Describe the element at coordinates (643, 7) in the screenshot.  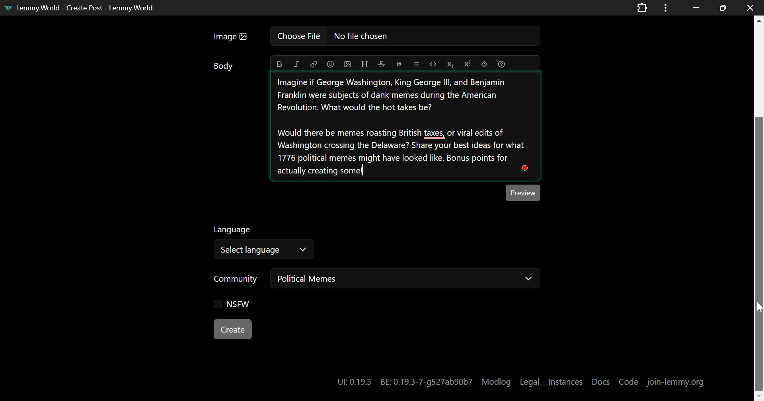
I see `Extensions` at that location.